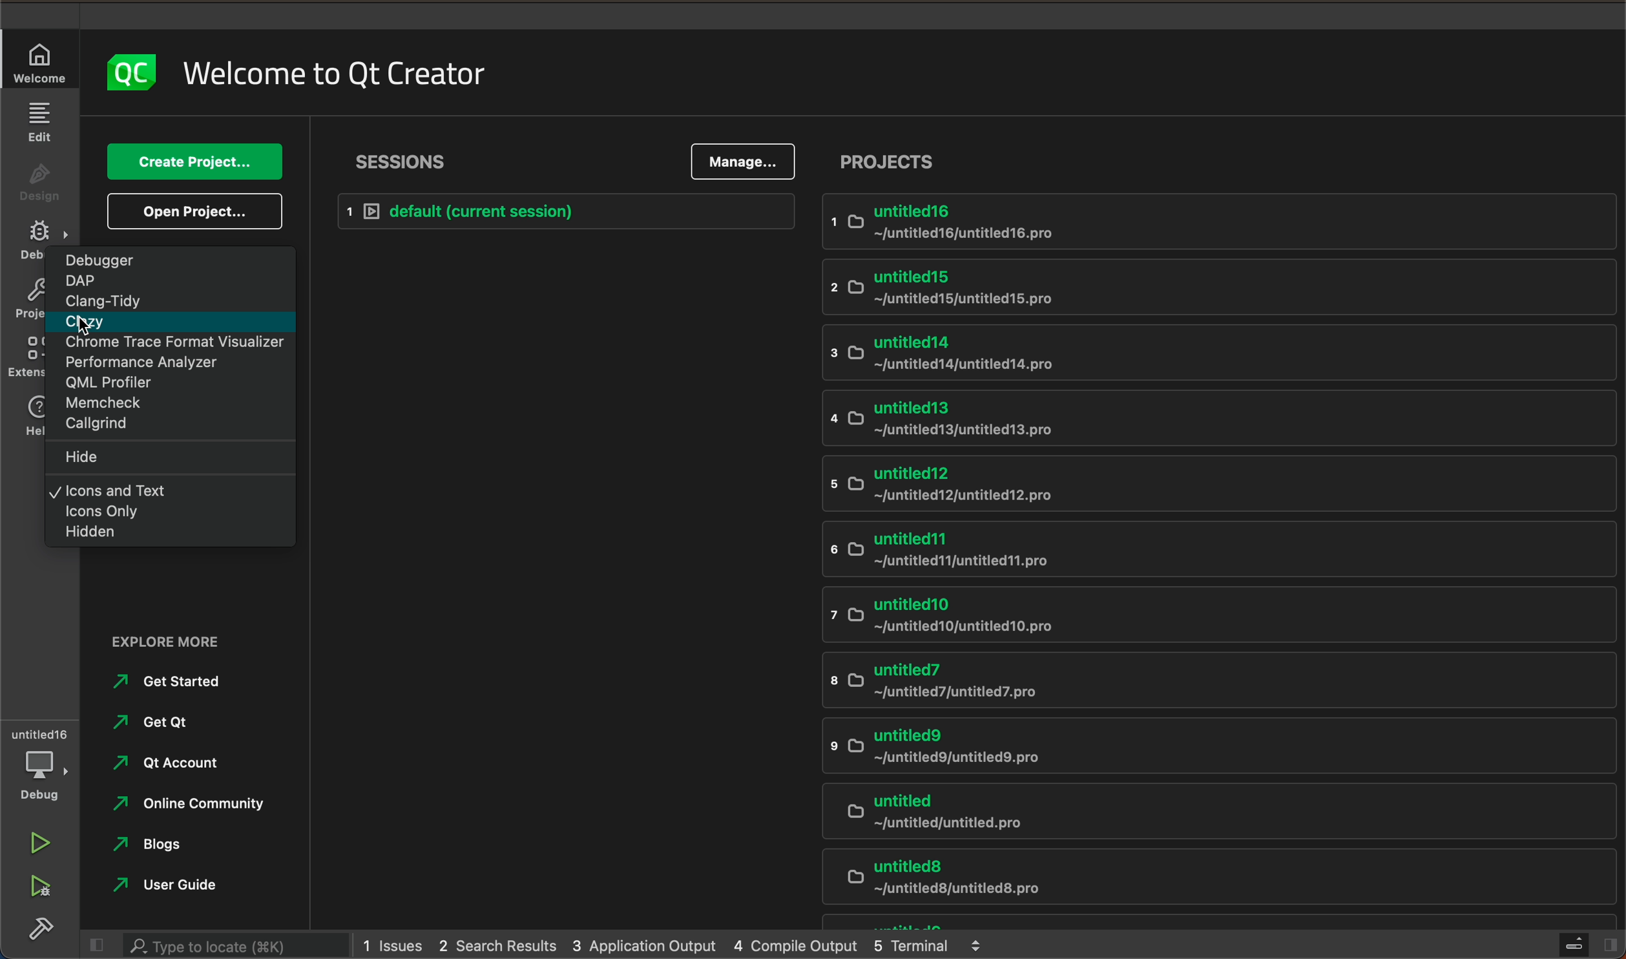 This screenshot has height=959, width=1626. What do you see at coordinates (40, 763) in the screenshot?
I see `debug` at bounding box center [40, 763].